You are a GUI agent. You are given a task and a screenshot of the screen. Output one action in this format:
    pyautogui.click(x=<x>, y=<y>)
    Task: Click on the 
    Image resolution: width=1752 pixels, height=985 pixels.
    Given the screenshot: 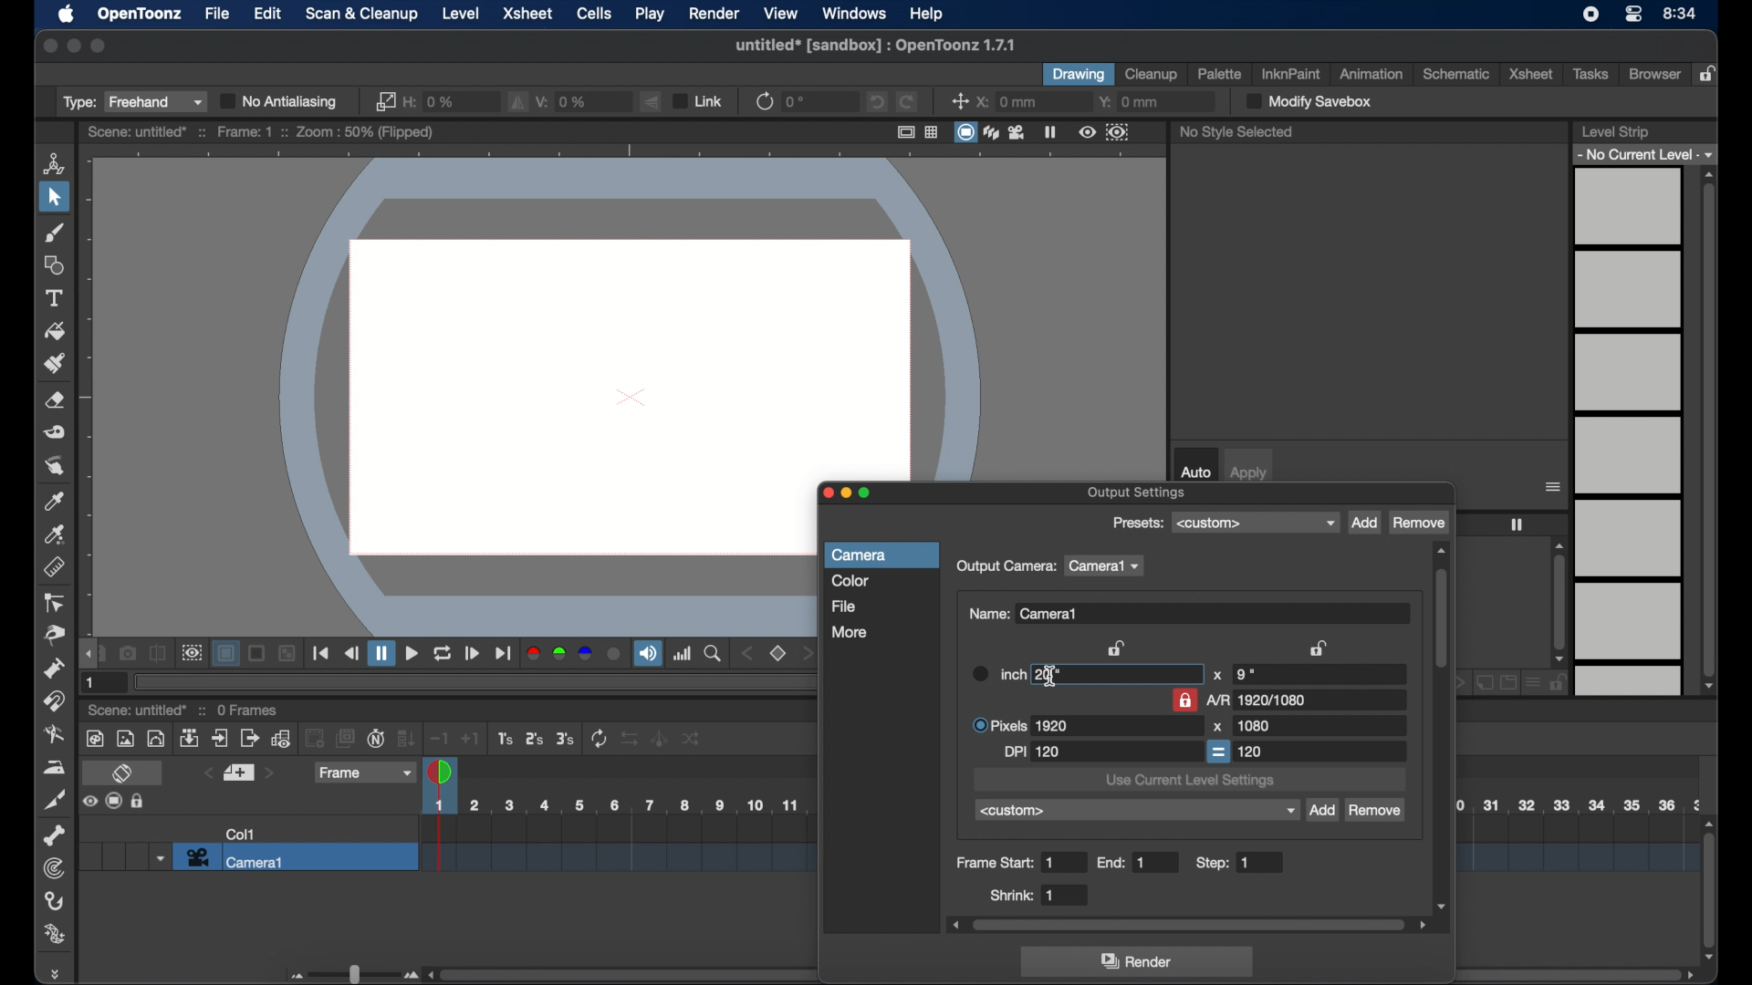 What is the action you would take?
    pyautogui.click(x=350, y=654)
    